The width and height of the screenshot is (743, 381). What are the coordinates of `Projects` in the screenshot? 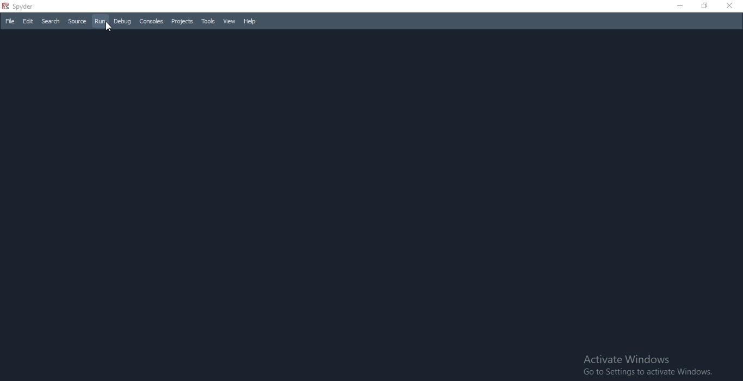 It's located at (181, 22).